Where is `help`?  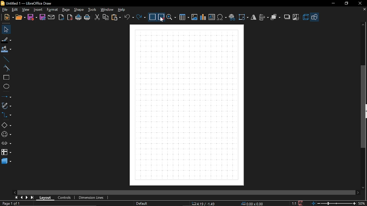 help is located at coordinates (122, 10).